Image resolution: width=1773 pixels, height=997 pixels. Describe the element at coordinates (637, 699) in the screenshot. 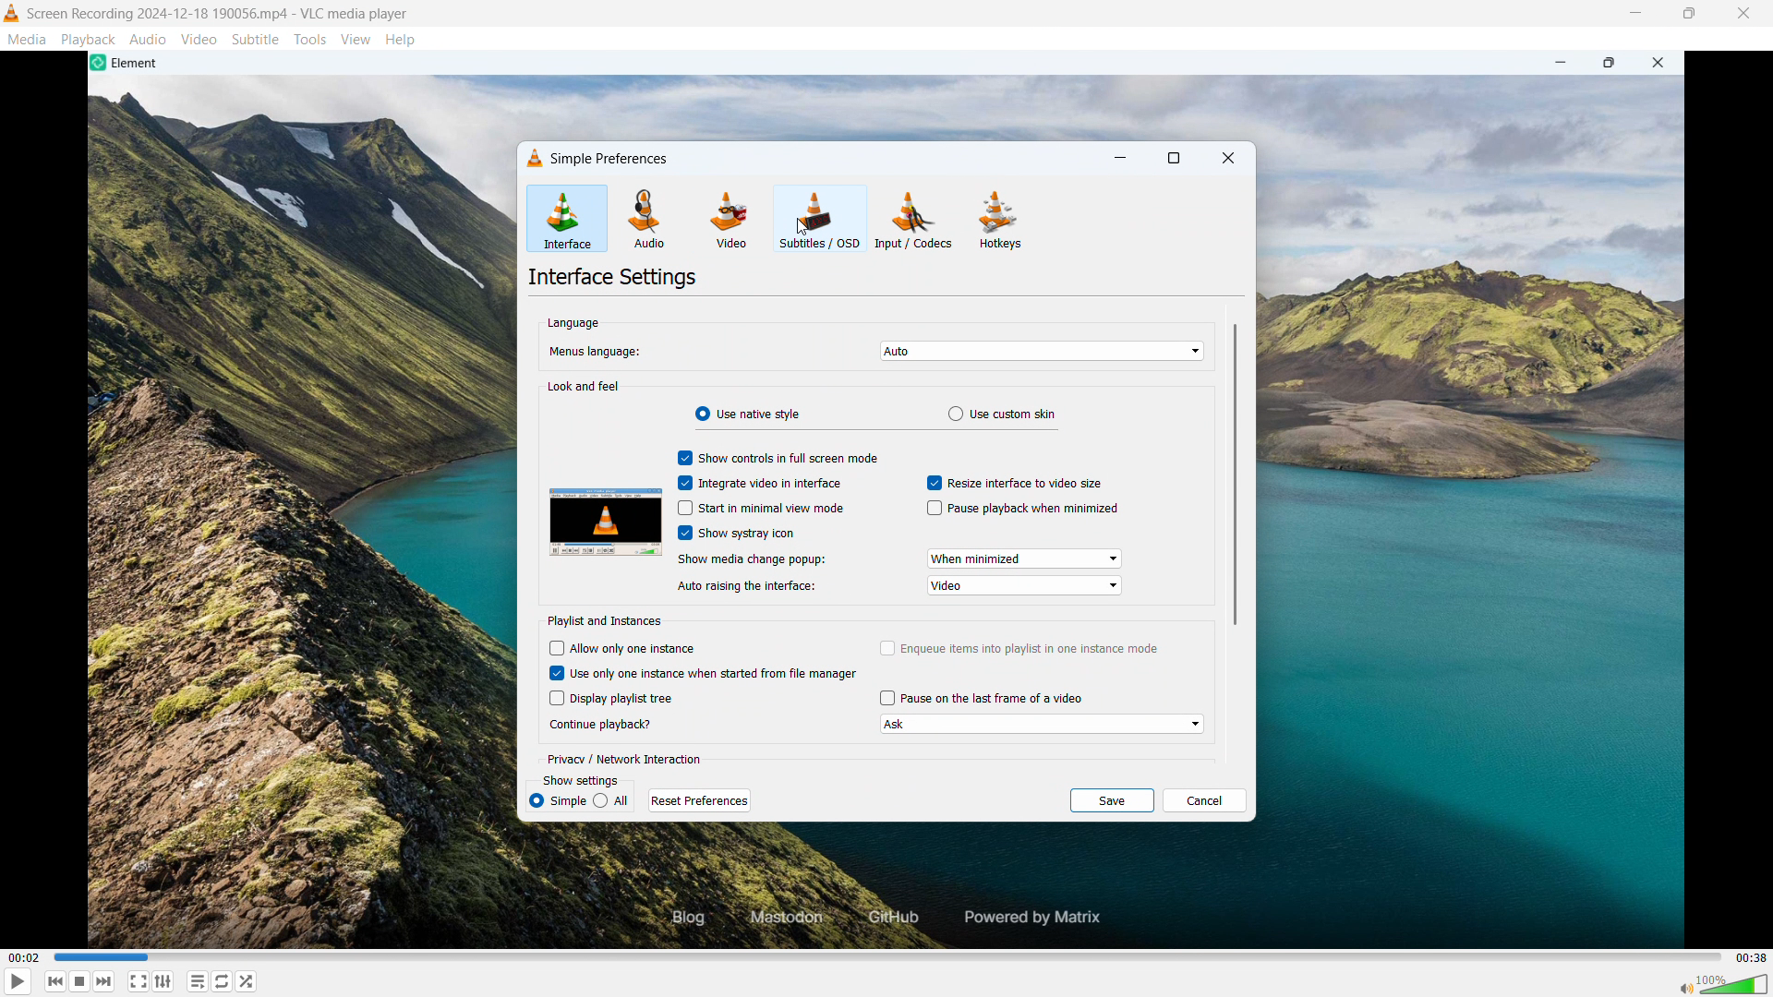

I see `Display playlist tree ` at that location.